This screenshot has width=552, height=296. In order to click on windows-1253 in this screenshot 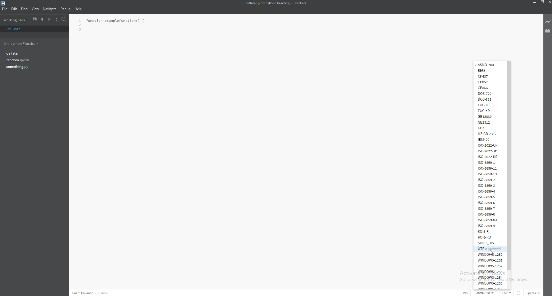, I will do `click(490, 272)`.